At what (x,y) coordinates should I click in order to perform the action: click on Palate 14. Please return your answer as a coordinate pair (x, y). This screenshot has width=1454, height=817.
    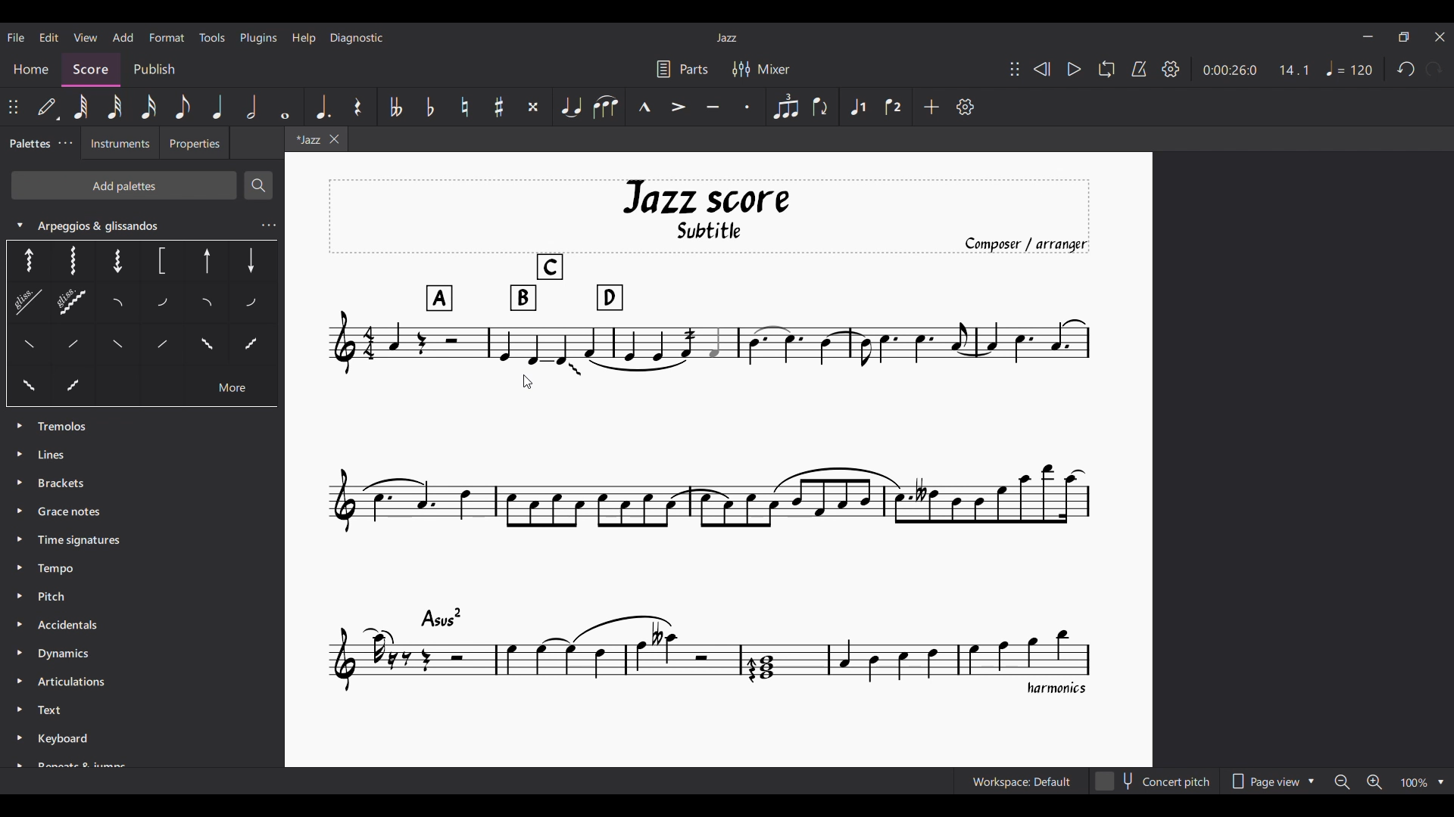
    Looking at the image, I should click on (158, 348).